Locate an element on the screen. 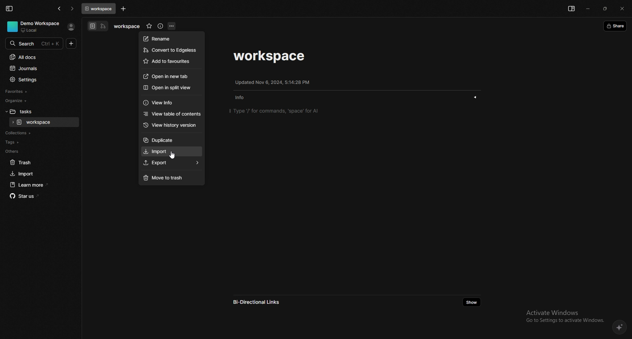  favourite is located at coordinates (149, 26).